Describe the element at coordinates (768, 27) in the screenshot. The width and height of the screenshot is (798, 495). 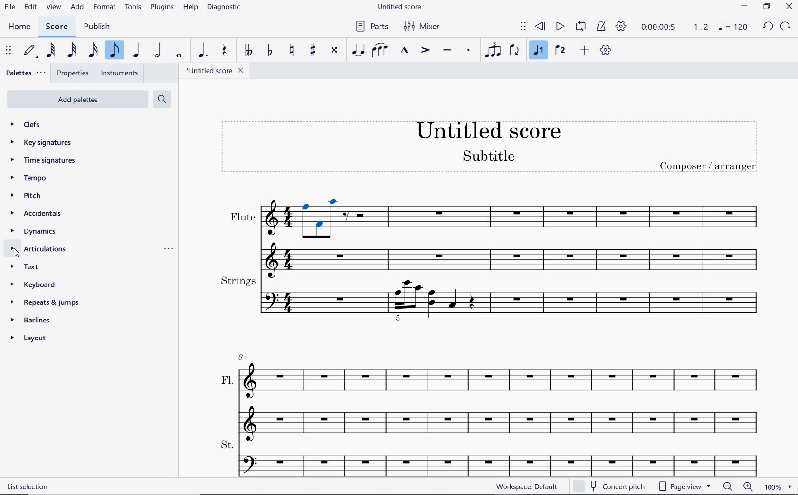
I see `undo` at that location.